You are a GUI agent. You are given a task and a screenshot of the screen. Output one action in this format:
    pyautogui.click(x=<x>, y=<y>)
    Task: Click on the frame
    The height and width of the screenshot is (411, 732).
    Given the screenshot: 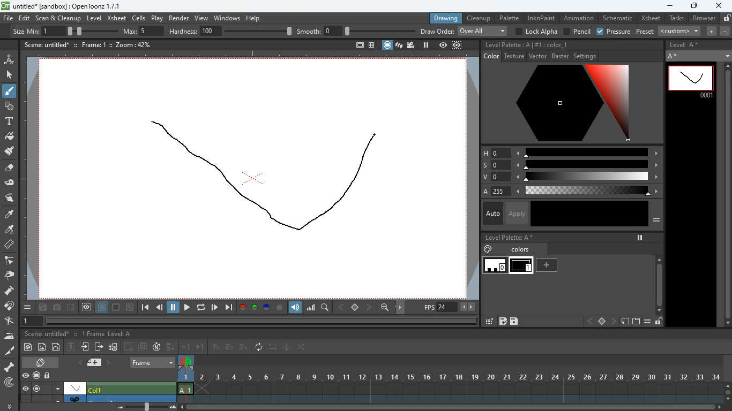 What is the action you would take?
    pyautogui.click(x=30, y=322)
    